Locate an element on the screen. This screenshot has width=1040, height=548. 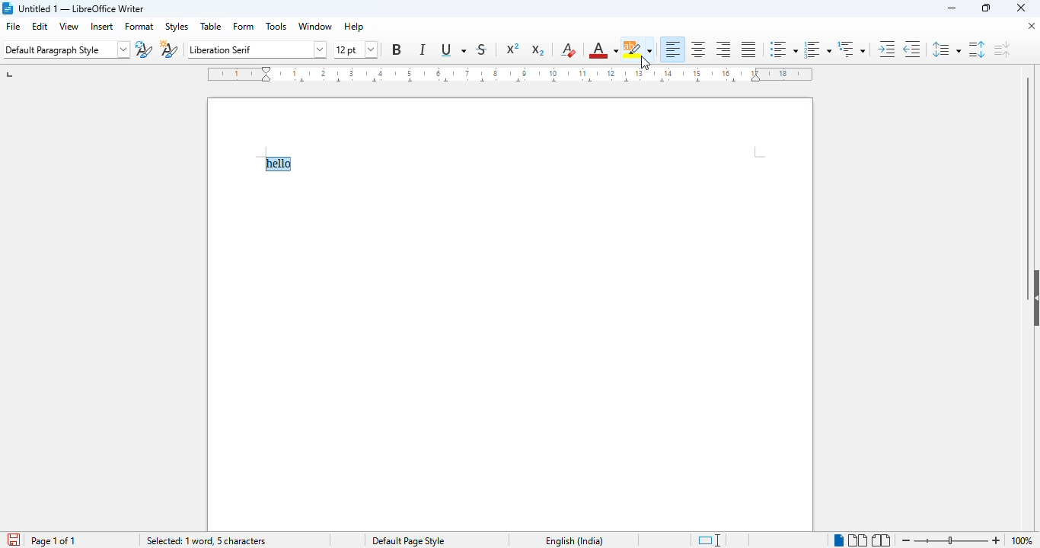
close is located at coordinates (1026, 27).